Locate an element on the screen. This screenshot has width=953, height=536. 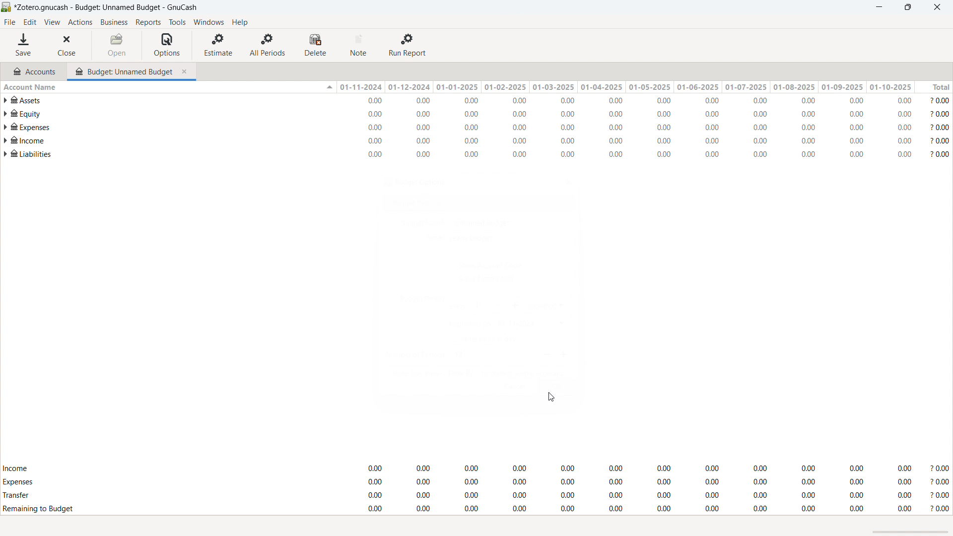
close is located at coordinates (937, 7).